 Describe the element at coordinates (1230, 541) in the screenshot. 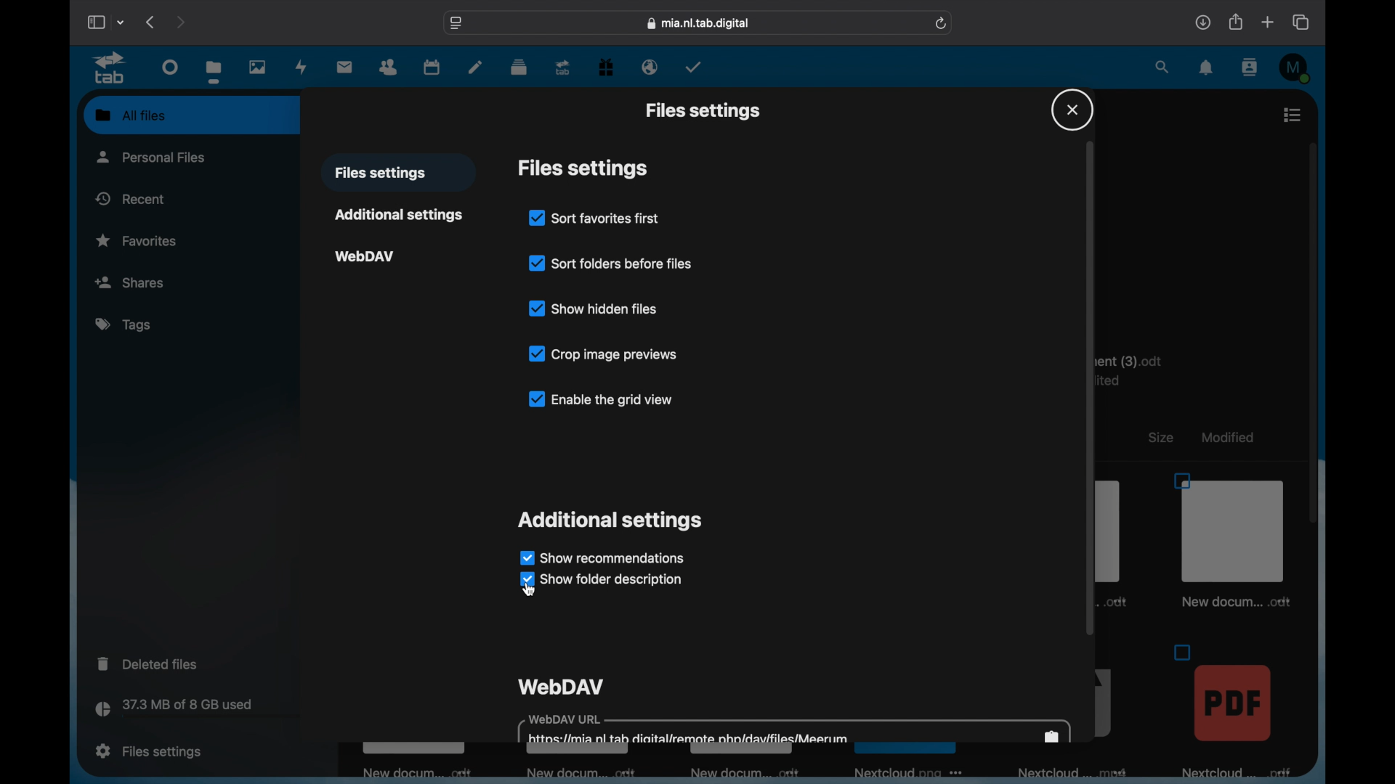

I see `file` at that location.